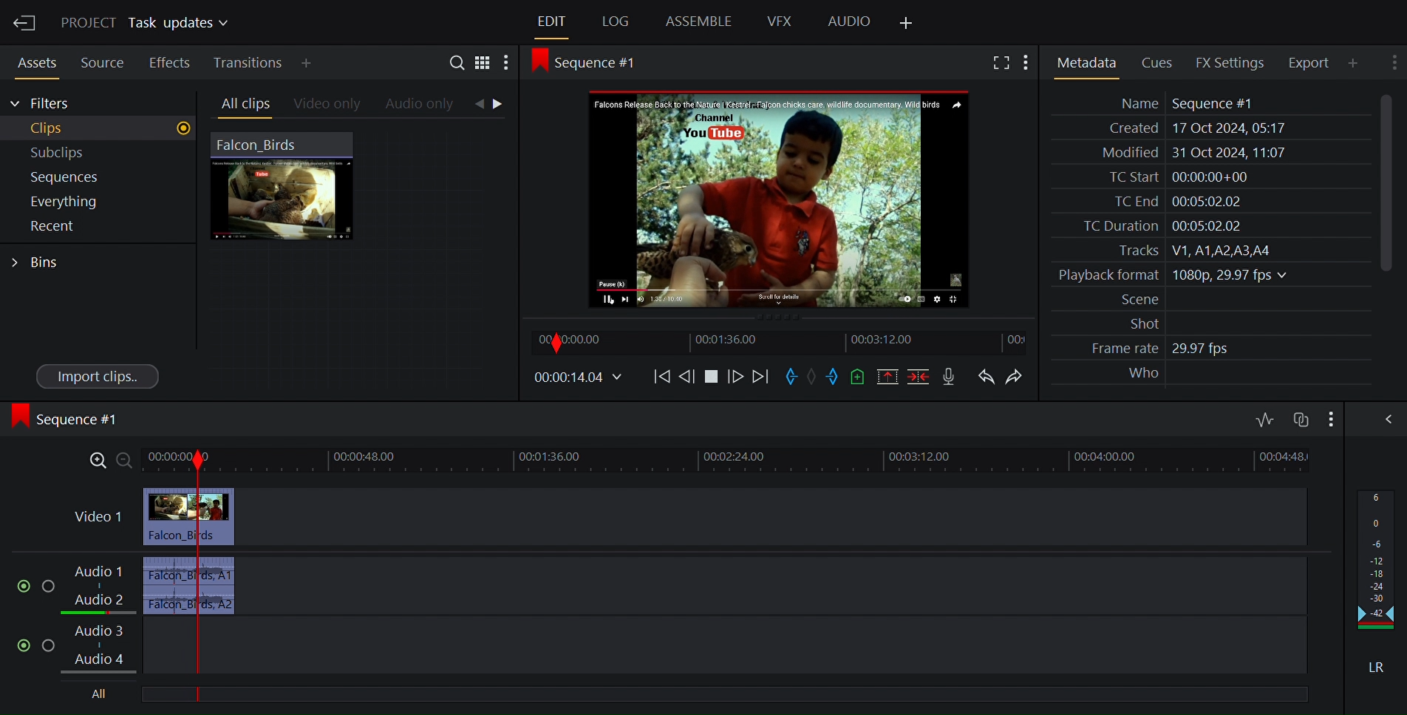  What do you see at coordinates (1382, 418) in the screenshot?
I see `Show/Hide Full audio mix` at bounding box center [1382, 418].